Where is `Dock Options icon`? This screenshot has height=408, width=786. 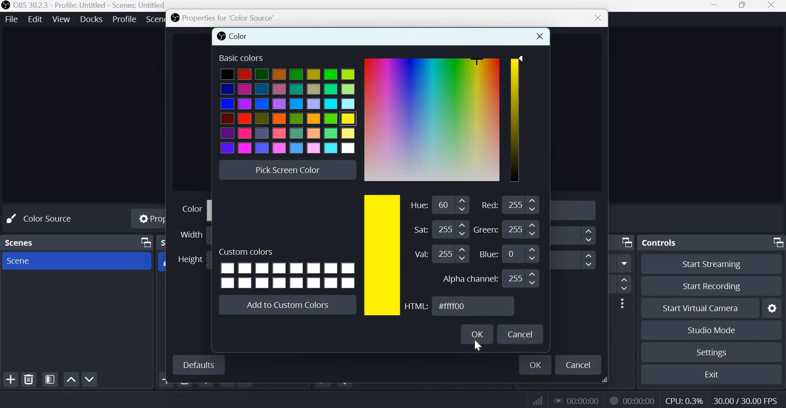
Dock Options icon is located at coordinates (625, 242).